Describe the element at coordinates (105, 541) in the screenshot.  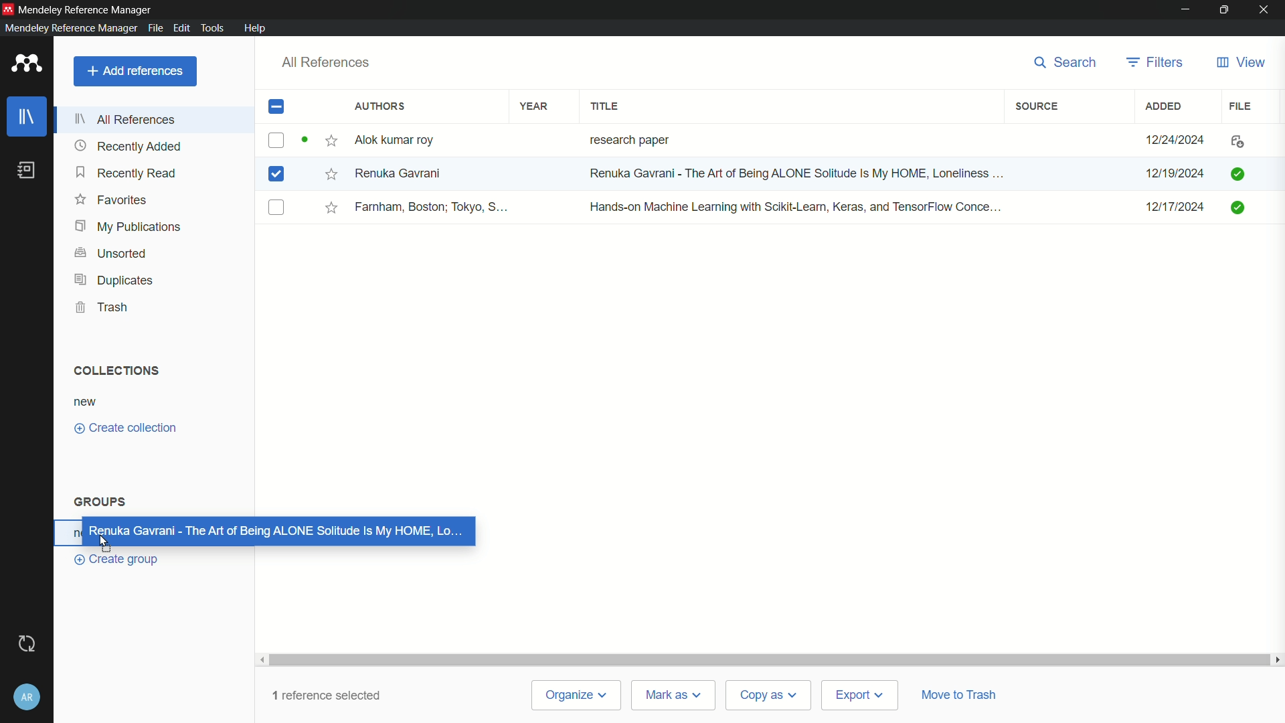
I see `cursor` at that location.